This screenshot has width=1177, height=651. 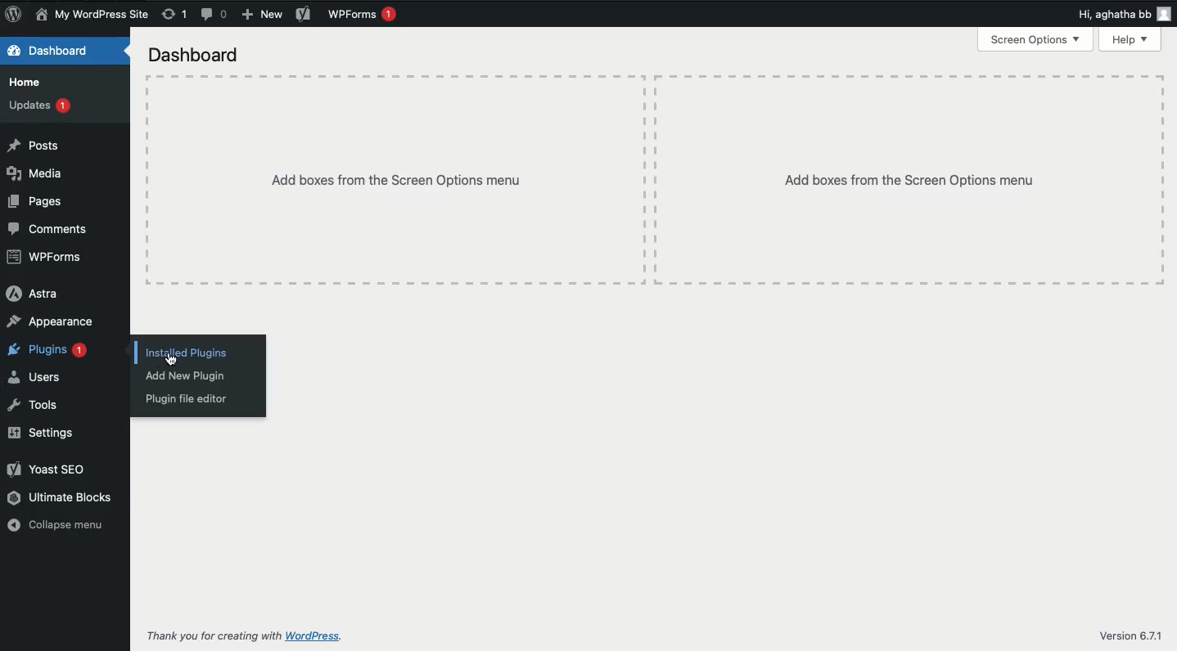 What do you see at coordinates (61, 524) in the screenshot?
I see `Collapse menu` at bounding box center [61, 524].